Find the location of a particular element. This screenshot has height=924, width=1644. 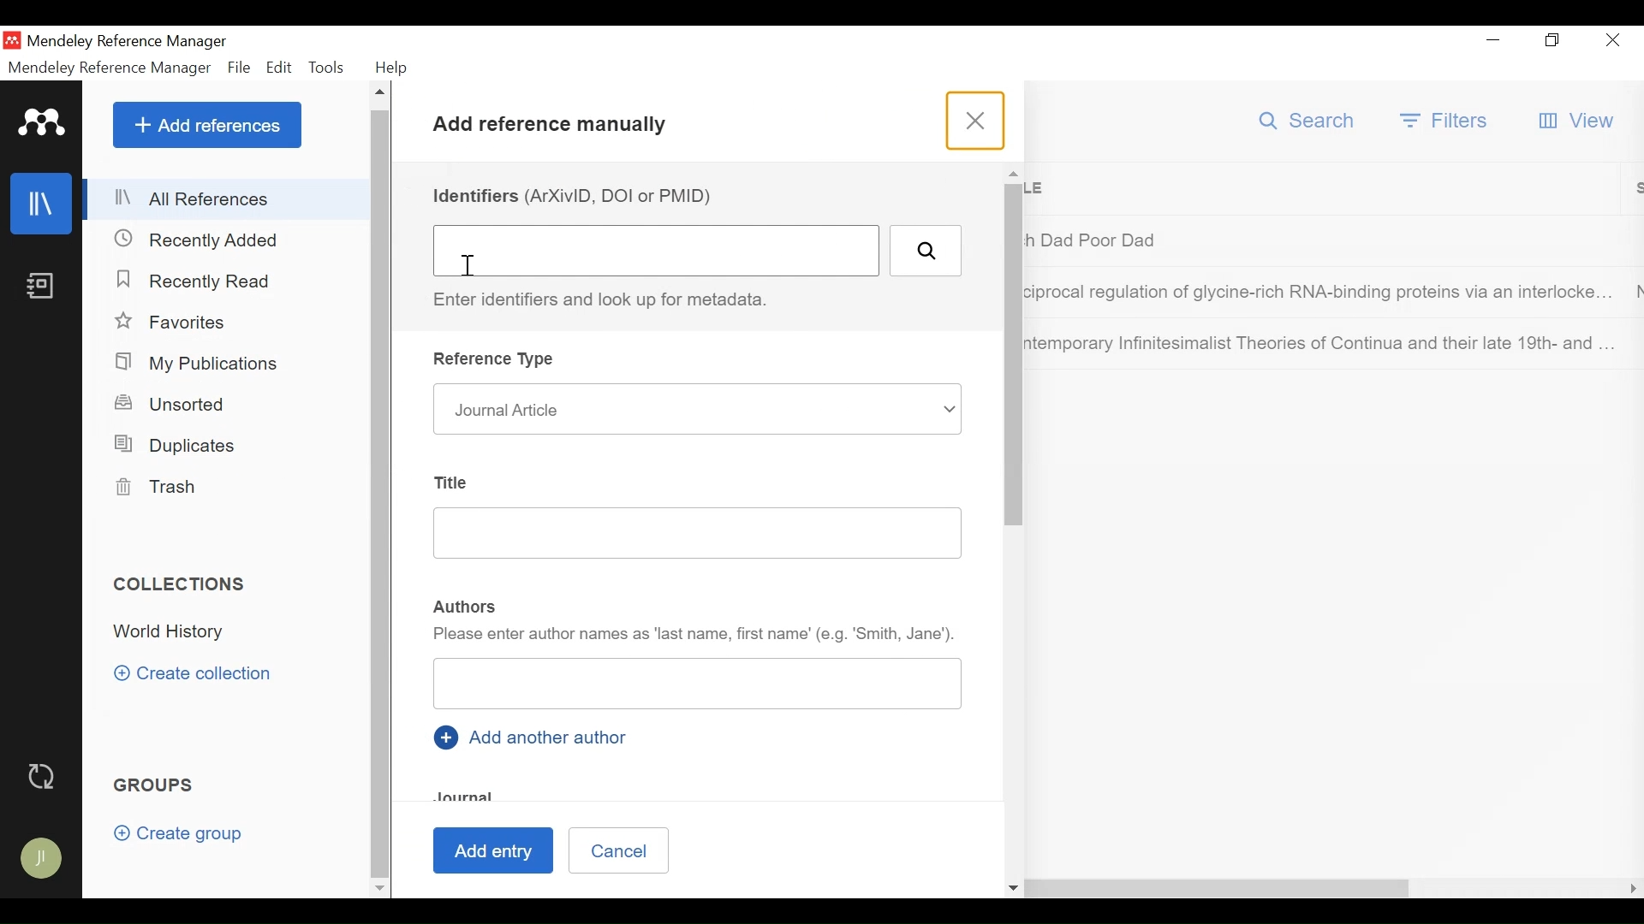

Enter identifiers and look up metadata is located at coordinates (610, 300).